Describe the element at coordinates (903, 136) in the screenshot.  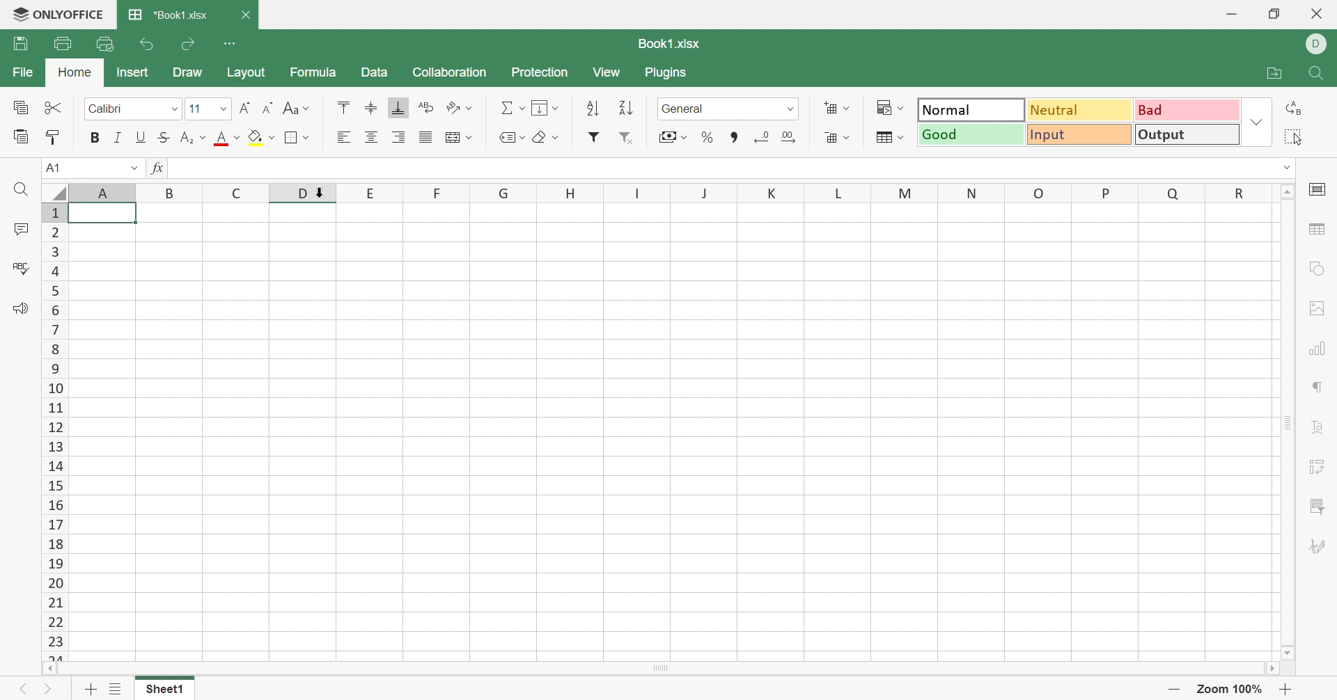
I see `Drop Down` at that location.